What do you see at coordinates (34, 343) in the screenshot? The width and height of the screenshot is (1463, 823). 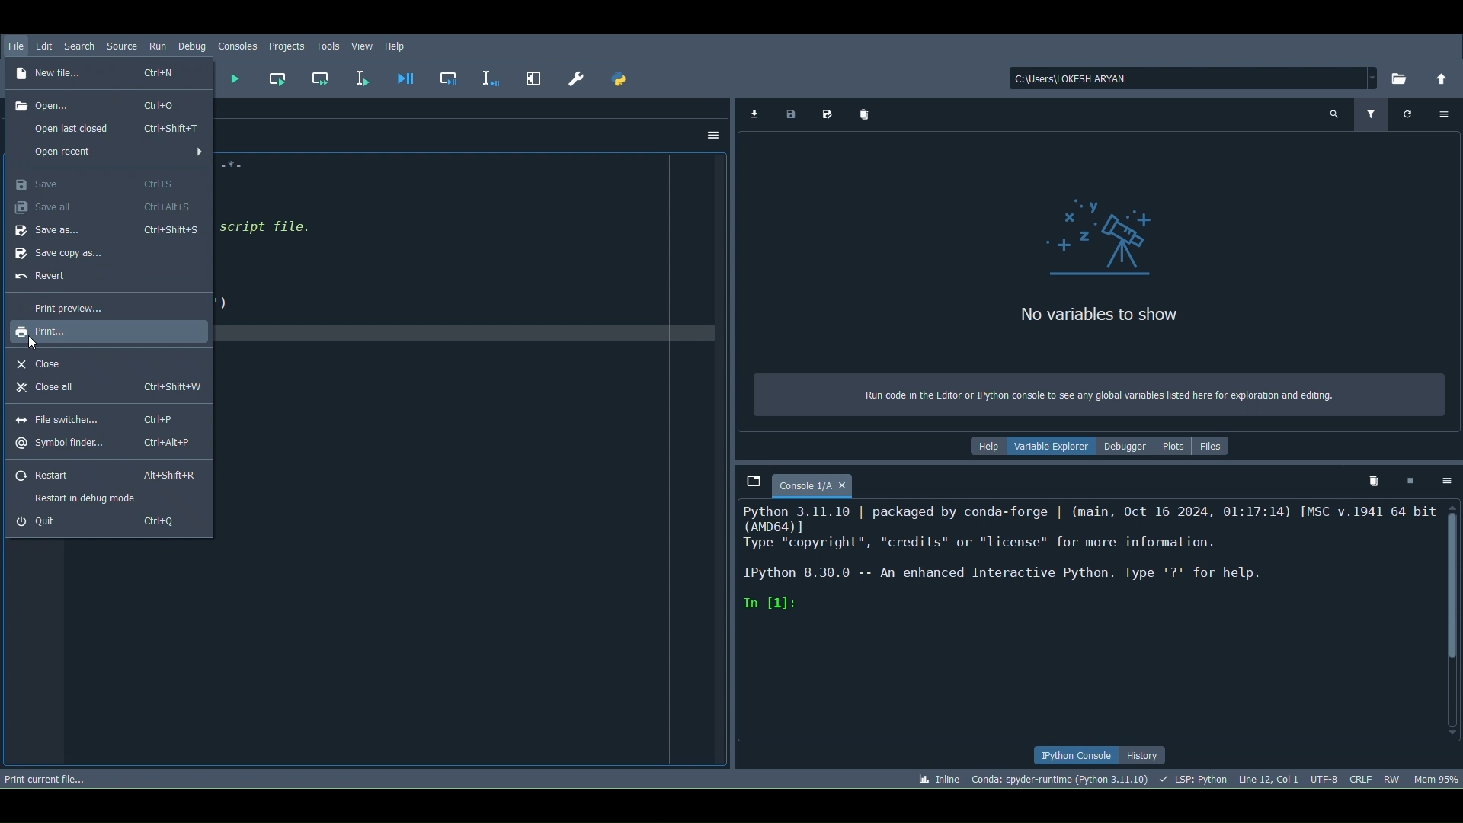 I see `Cursor` at bounding box center [34, 343].